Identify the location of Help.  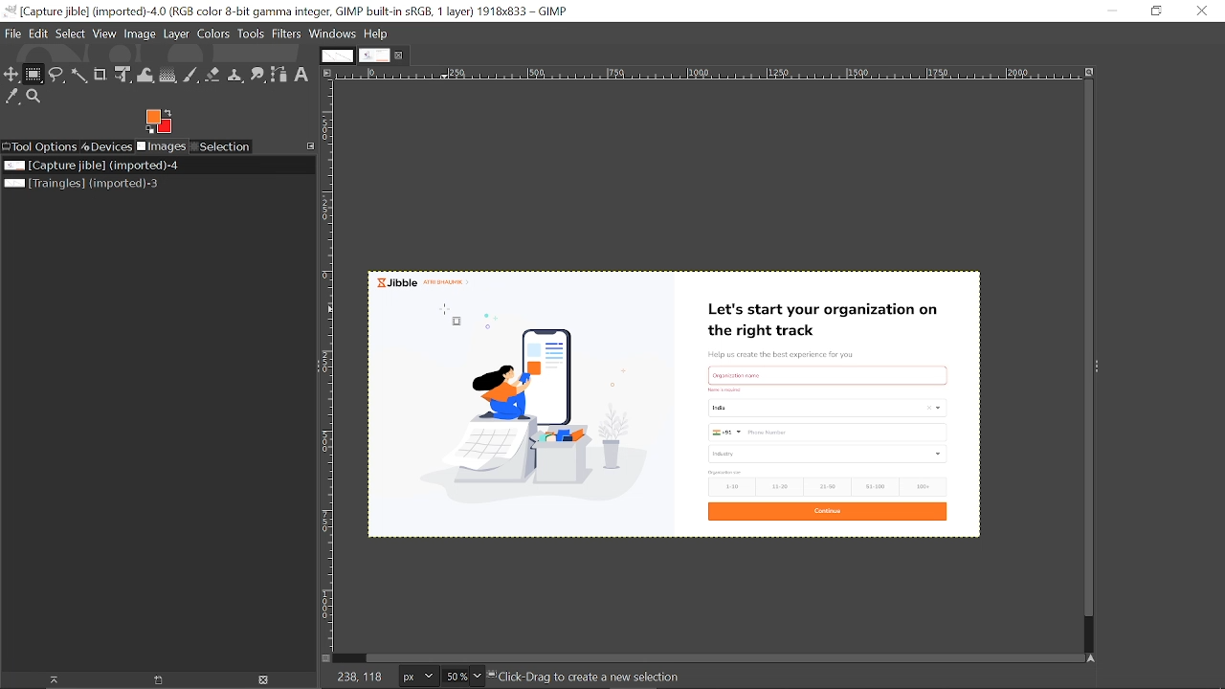
(377, 33).